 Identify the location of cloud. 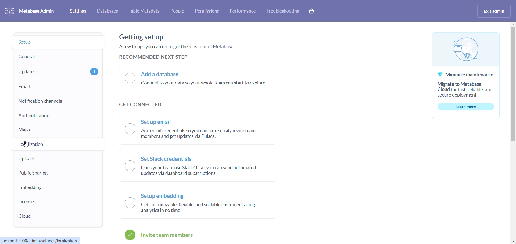
(51, 215).